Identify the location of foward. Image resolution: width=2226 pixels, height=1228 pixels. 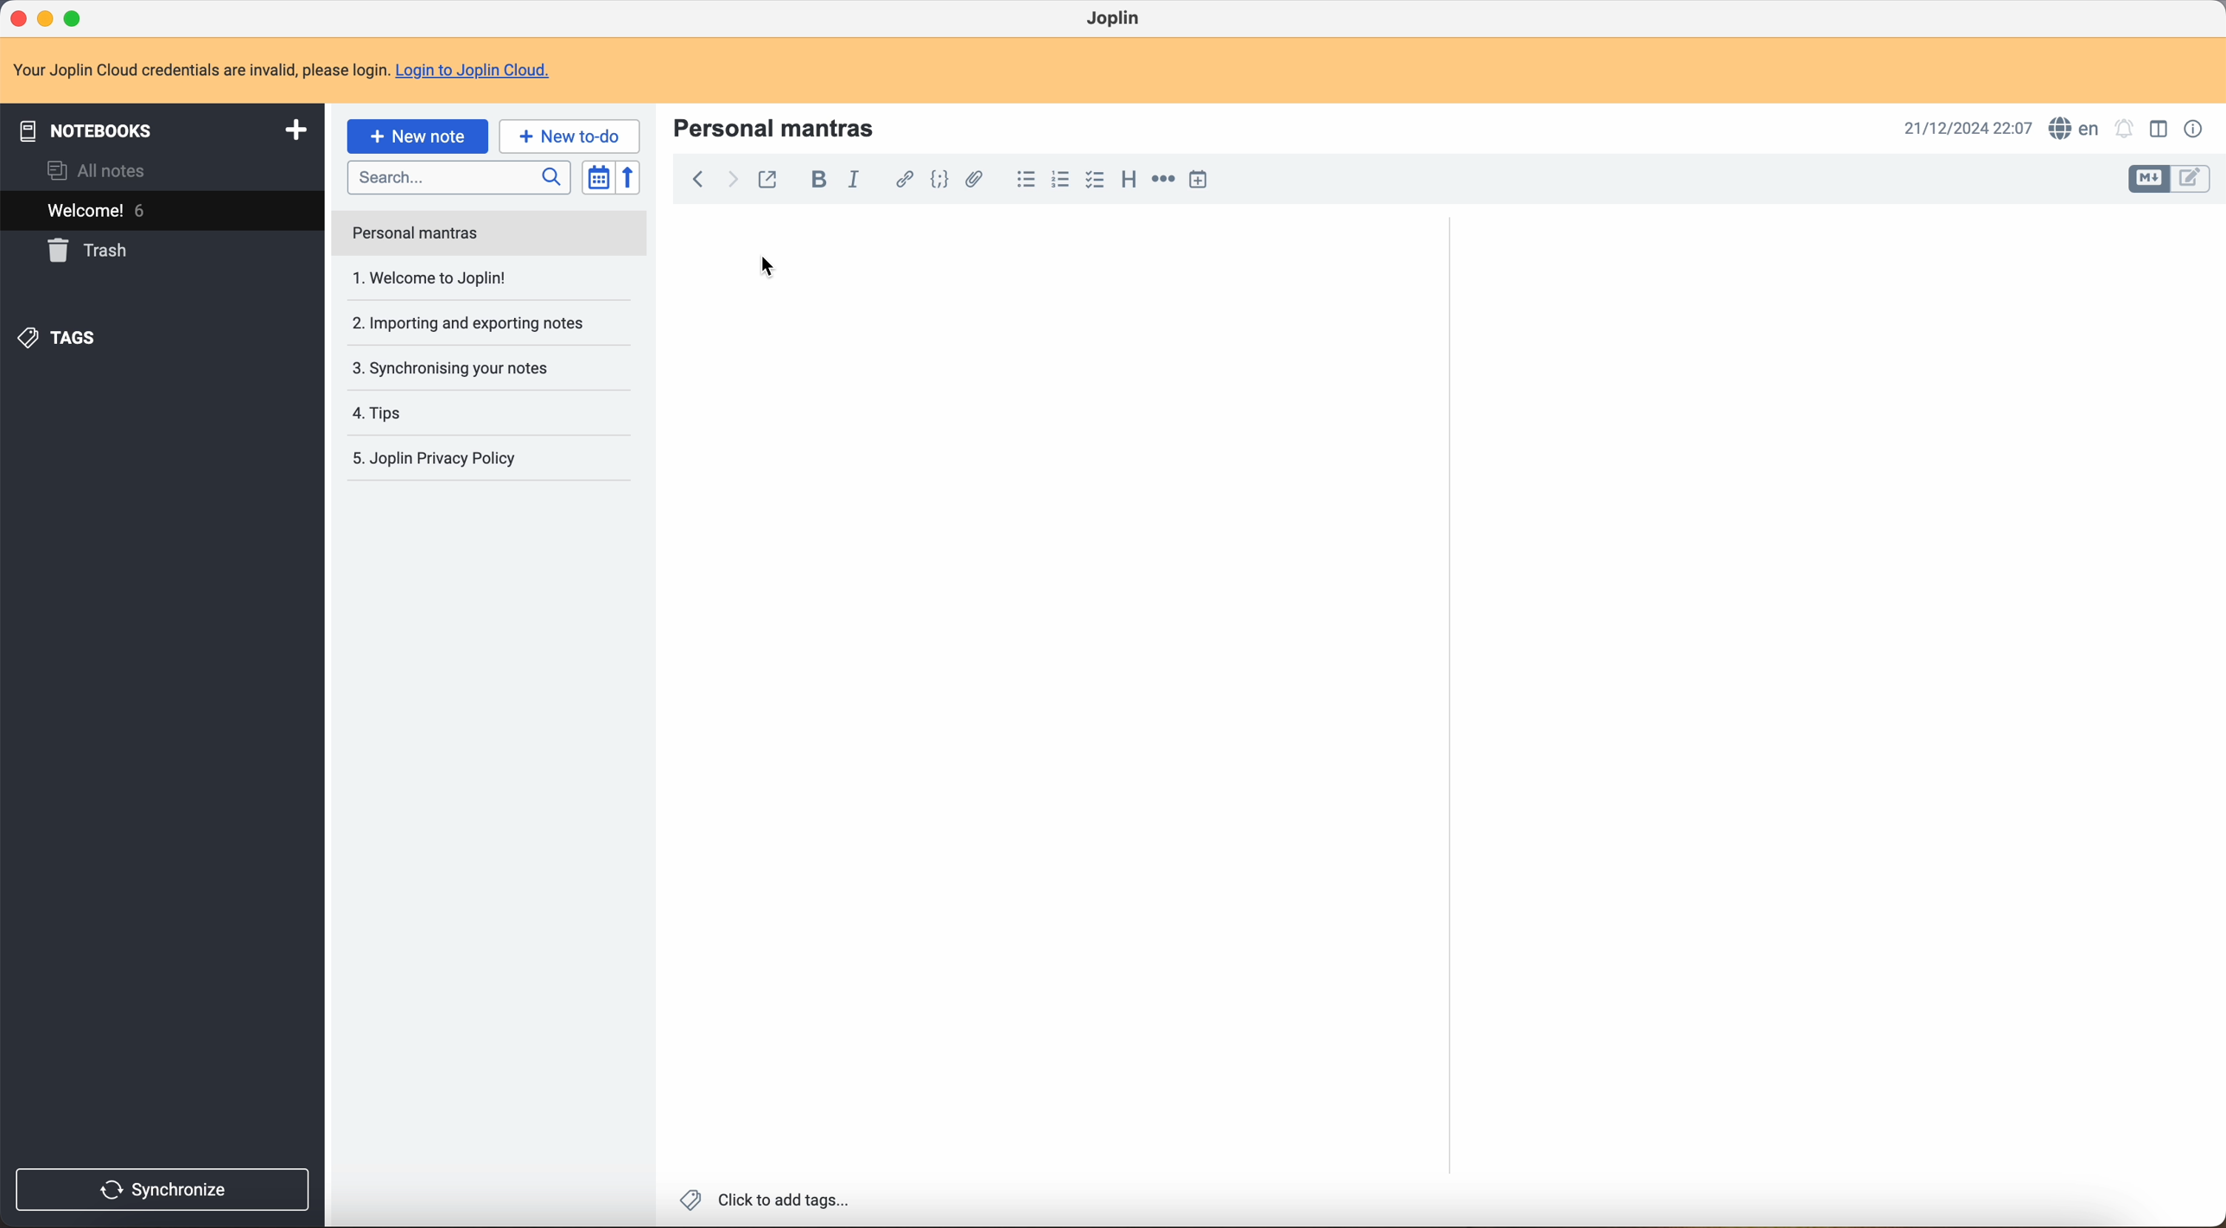
(733, 181).